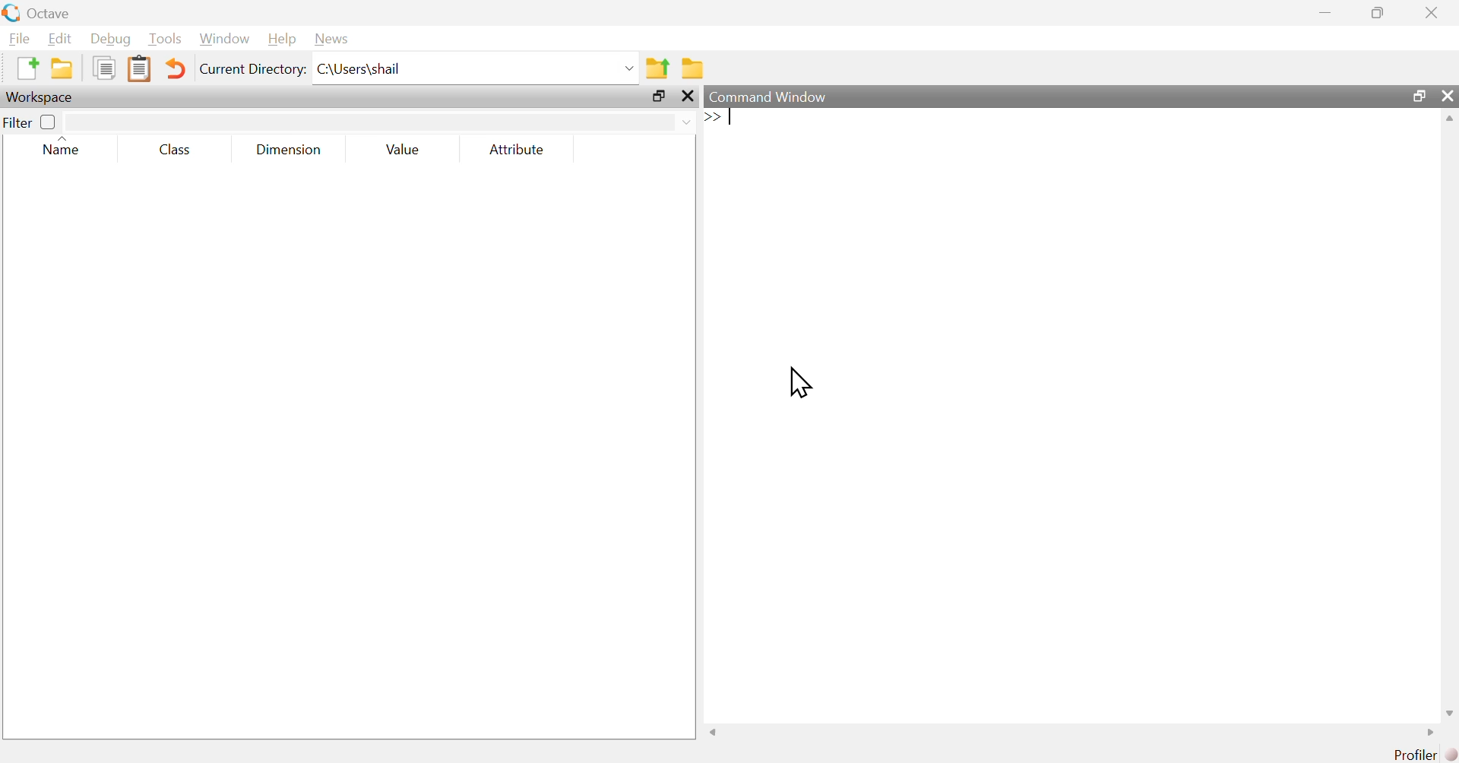  Describe the element at coordinates (803, 385) in the screenshot. I see `cursor` at that location.